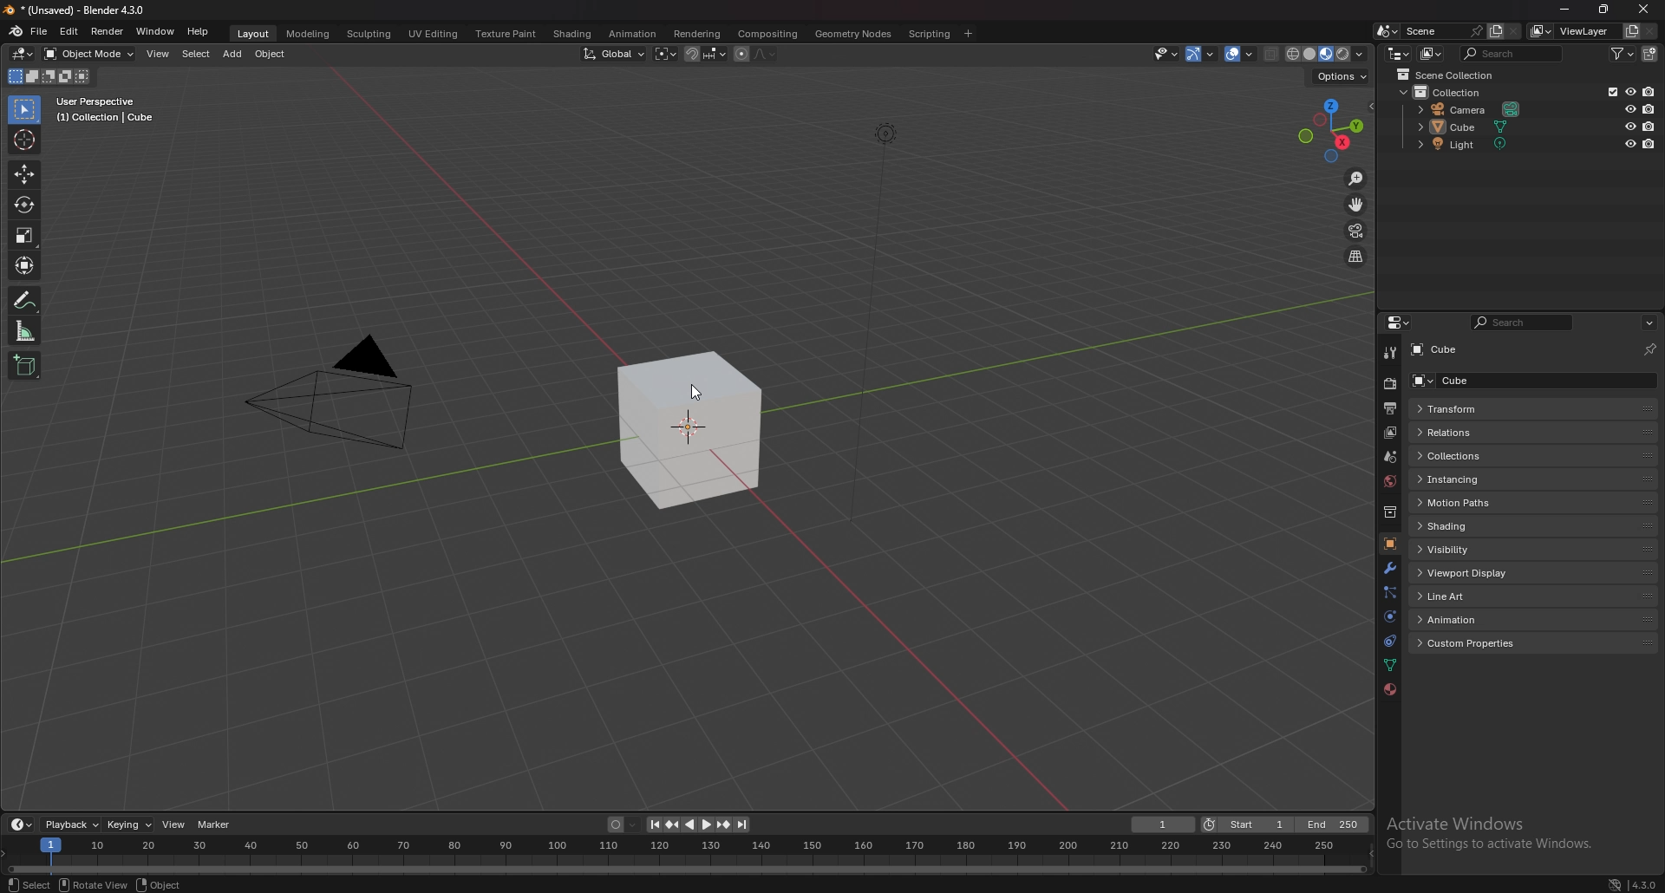 The image size is (1665, 893). What do you see at coordinates (1650, 347) in the screenshot?
I see `toggle pin id` at bounding box center [1650, 347].